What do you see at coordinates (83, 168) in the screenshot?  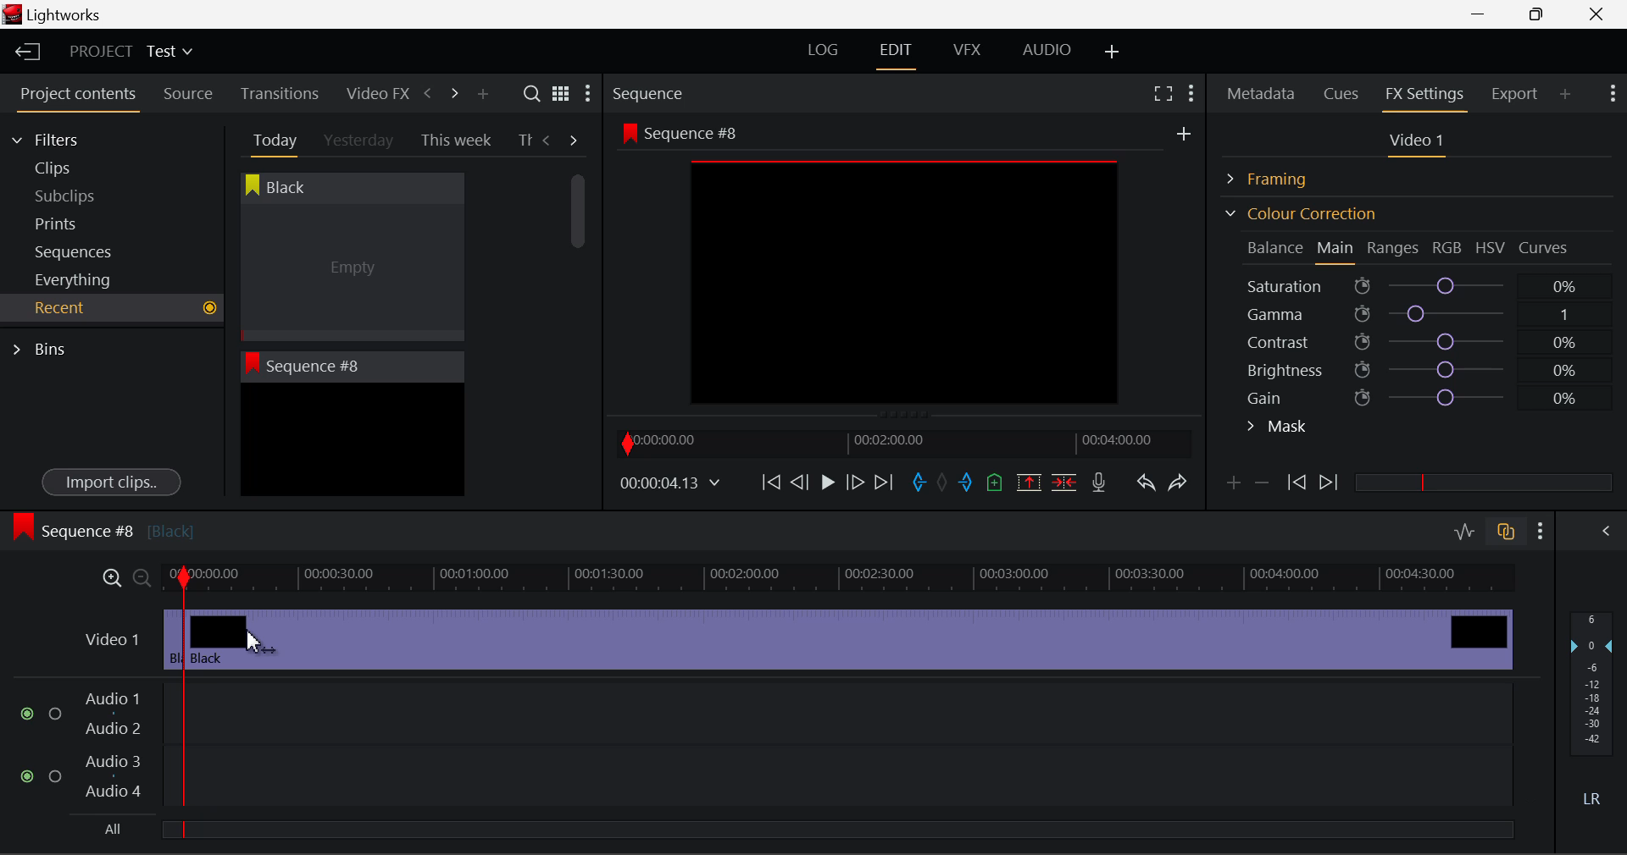 I see `Clips` at bounding box center [83, 168].